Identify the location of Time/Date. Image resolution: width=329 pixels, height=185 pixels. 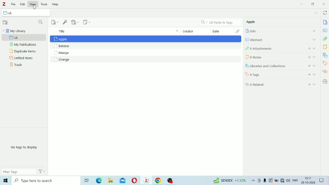
(307, 181).